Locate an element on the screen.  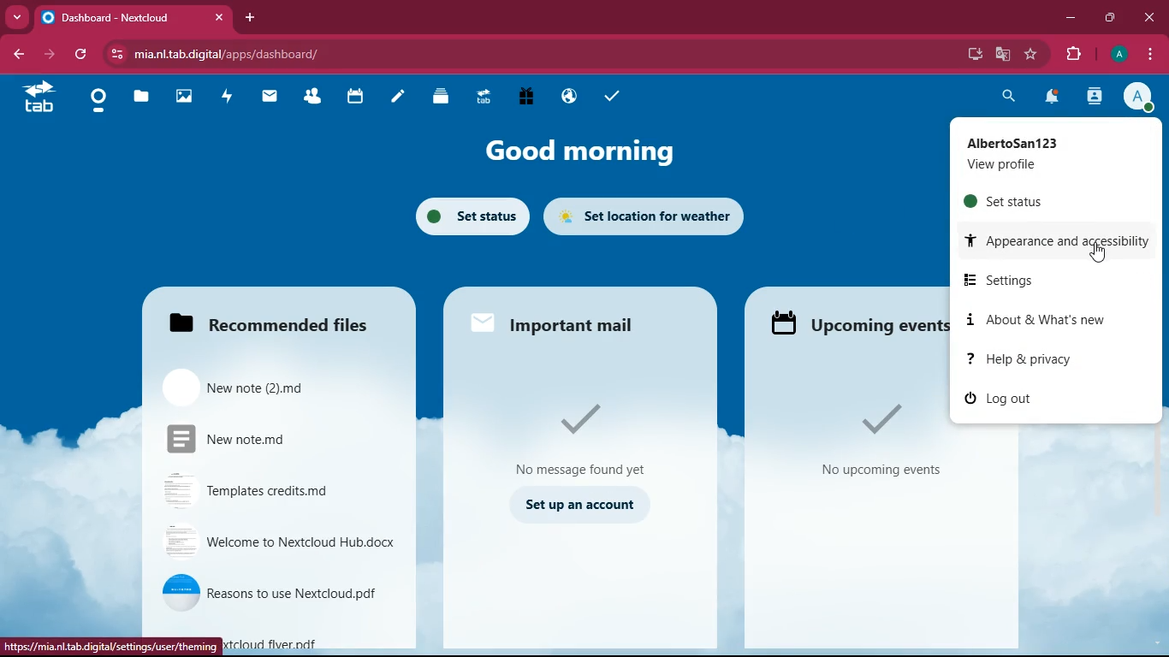
dashboard-nextcloud is located at coordinates (136, 18).